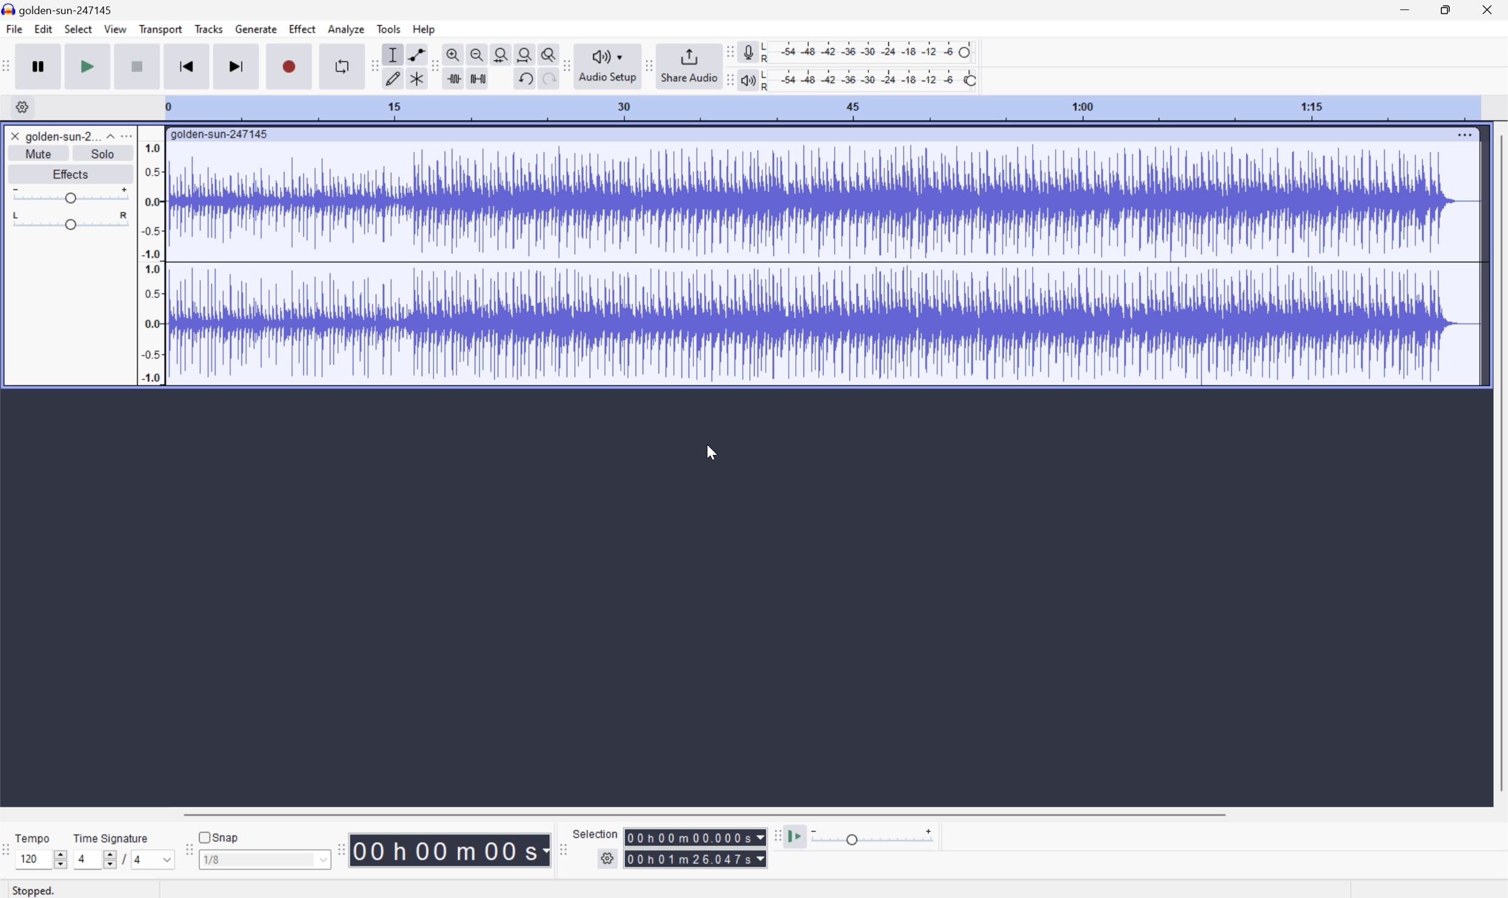  What do you see at coordinates (694, 837) in the screenshot?
I see `Selection` at bounding box center [694, 837].